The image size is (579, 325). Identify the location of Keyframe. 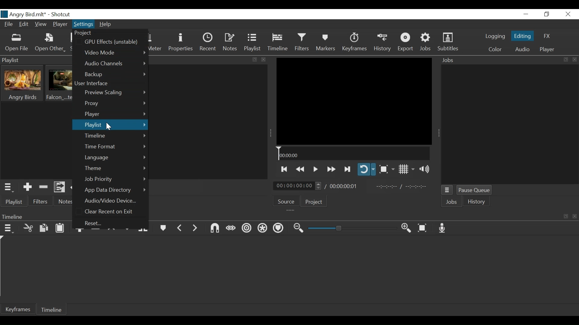
(354, 43).